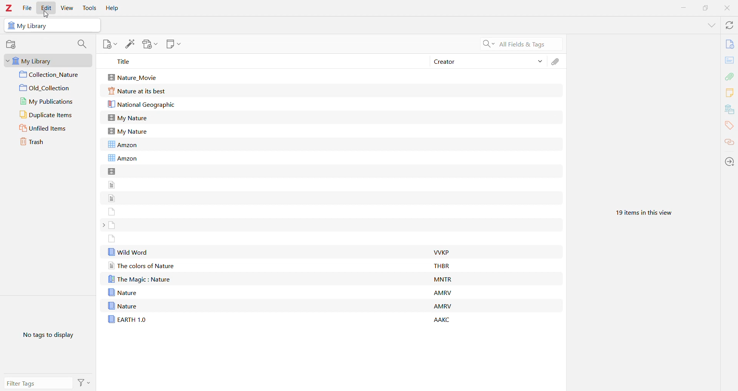 The image size is (738, 391). Describe the element at coordinates (730, 93) in the screenshot. I see `Notes` at that location.